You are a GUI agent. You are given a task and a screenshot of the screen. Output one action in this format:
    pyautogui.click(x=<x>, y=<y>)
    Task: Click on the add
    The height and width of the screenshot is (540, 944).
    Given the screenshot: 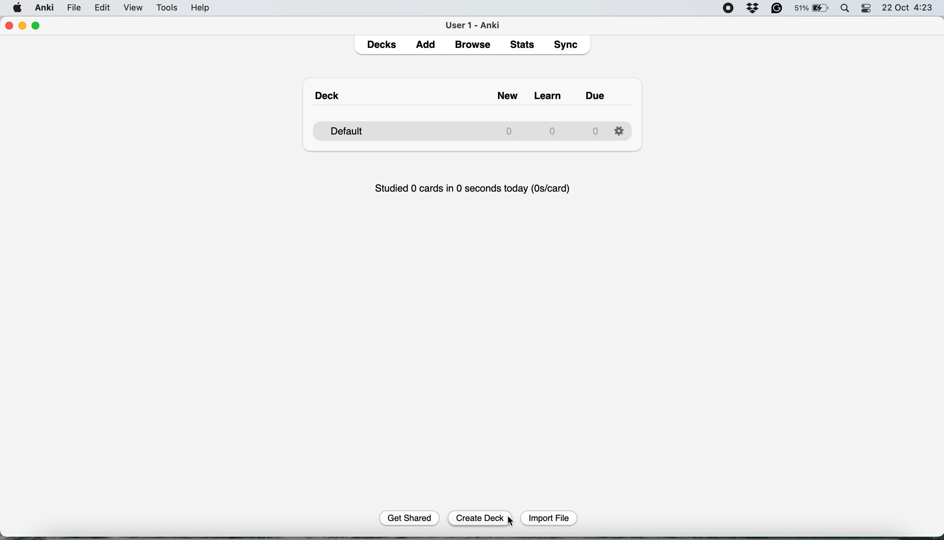 What is the action you would take?
    pyautogui.click(x=428, y=46)
    